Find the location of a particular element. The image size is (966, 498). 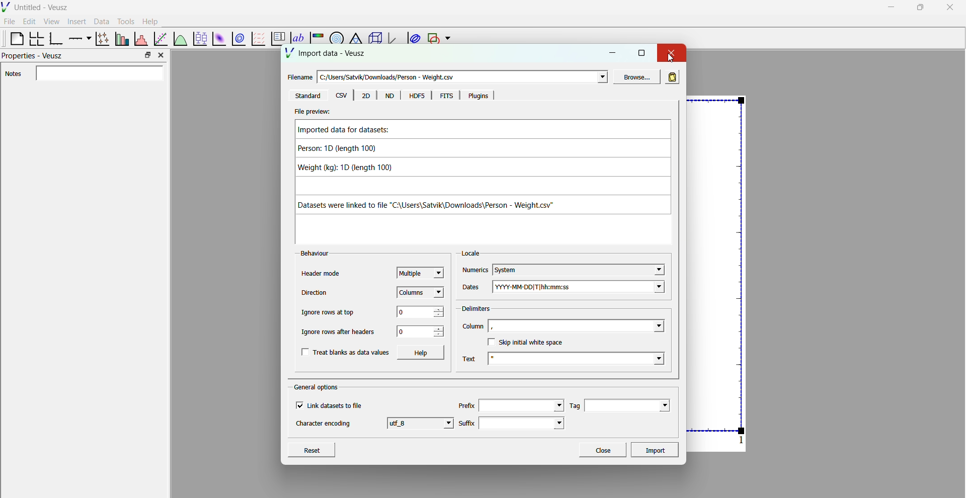

Up is located at coordinates (665, 125).